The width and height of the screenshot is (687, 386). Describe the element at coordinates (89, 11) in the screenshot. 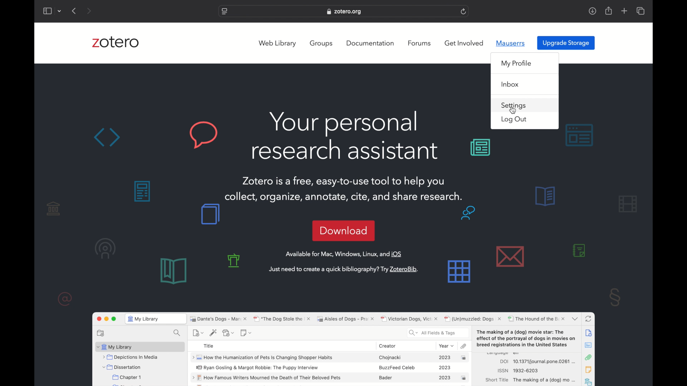

I see `next` at that location.